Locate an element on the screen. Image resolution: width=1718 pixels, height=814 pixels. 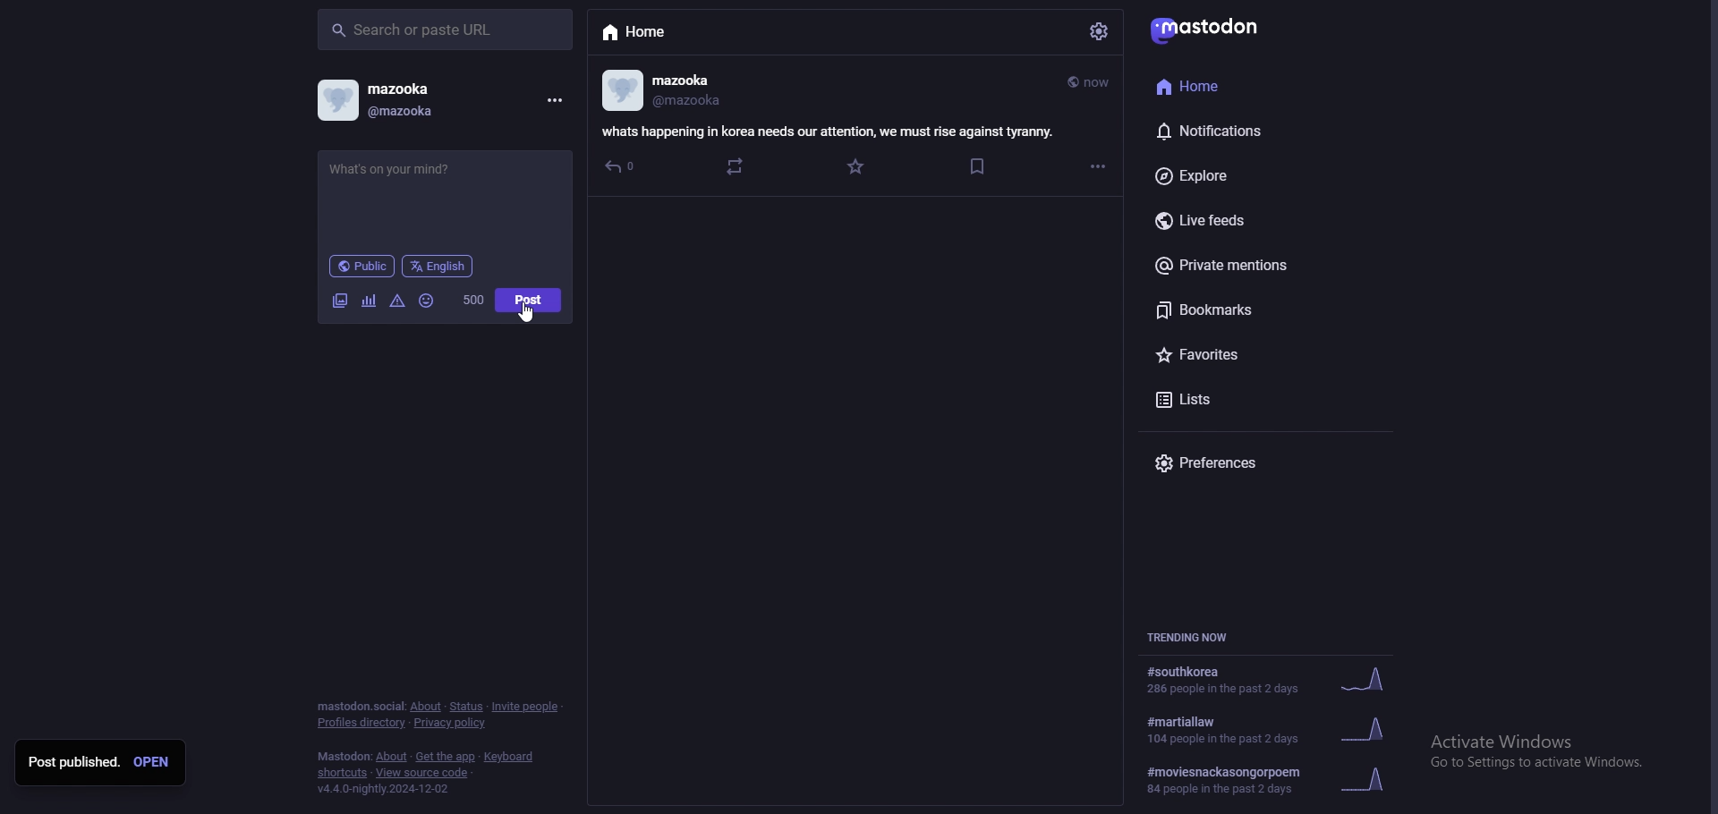
cursor is located at coordinates (525, 311).